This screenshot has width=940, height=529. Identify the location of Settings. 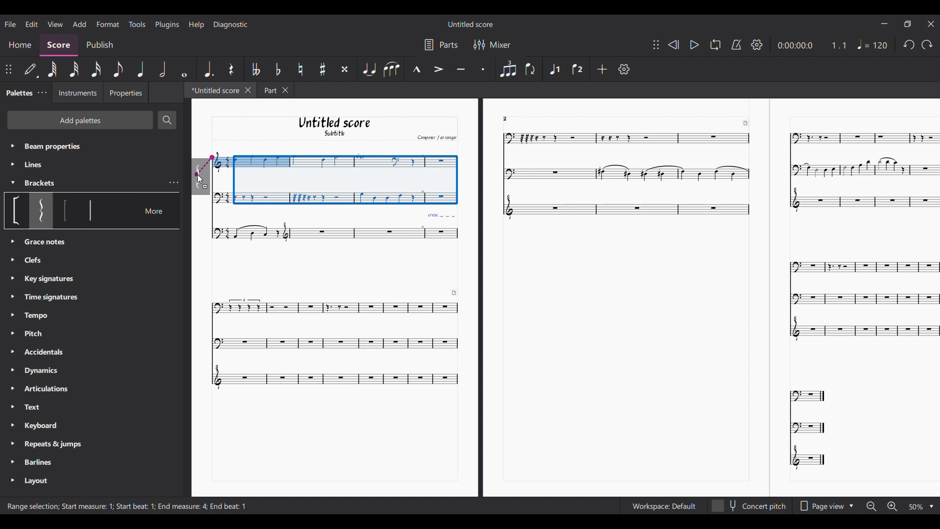
(624, 69).